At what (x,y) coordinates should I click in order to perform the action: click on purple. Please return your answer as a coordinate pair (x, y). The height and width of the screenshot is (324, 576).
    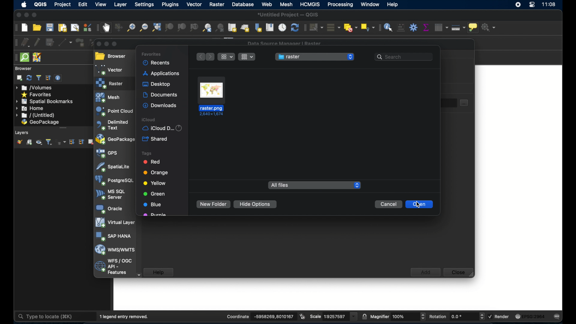
    Looking at the image, I should click on (156, 215).